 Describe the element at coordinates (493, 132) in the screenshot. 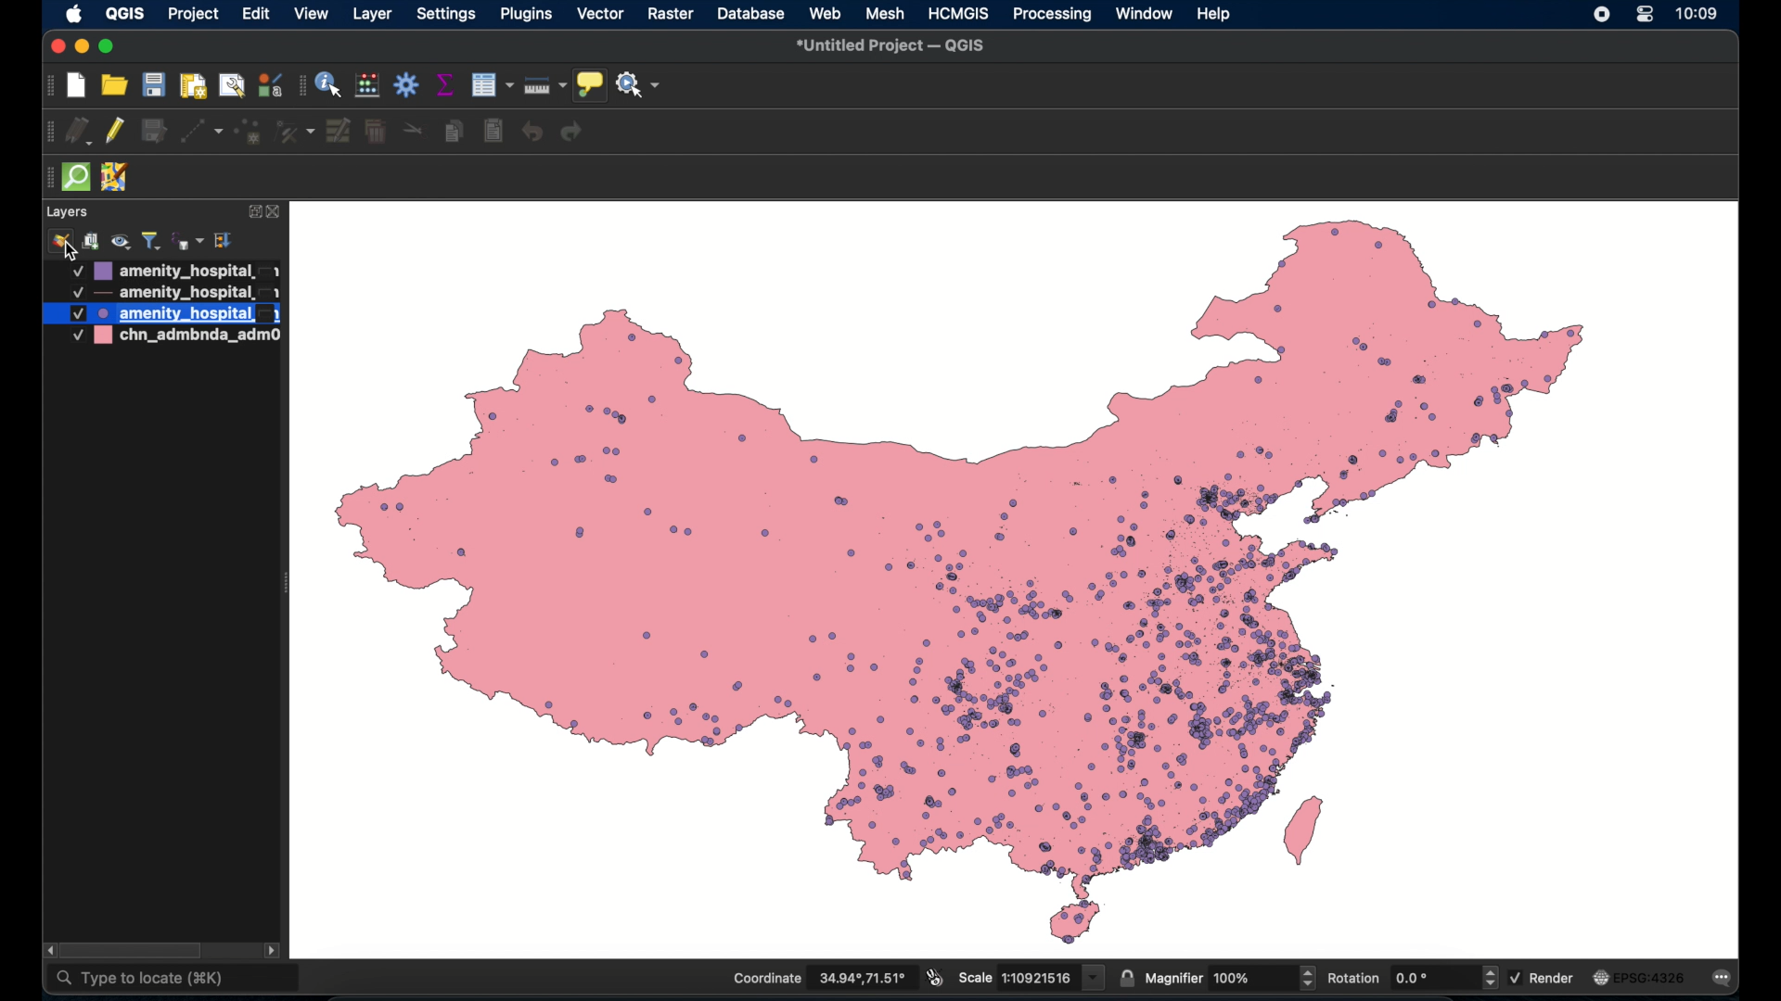

I see `delete selected` at that location.